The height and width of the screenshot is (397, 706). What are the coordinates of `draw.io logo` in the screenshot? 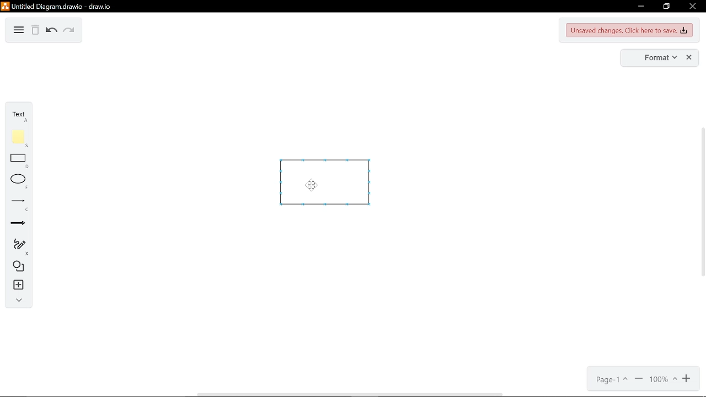 It's located at (6, 7).